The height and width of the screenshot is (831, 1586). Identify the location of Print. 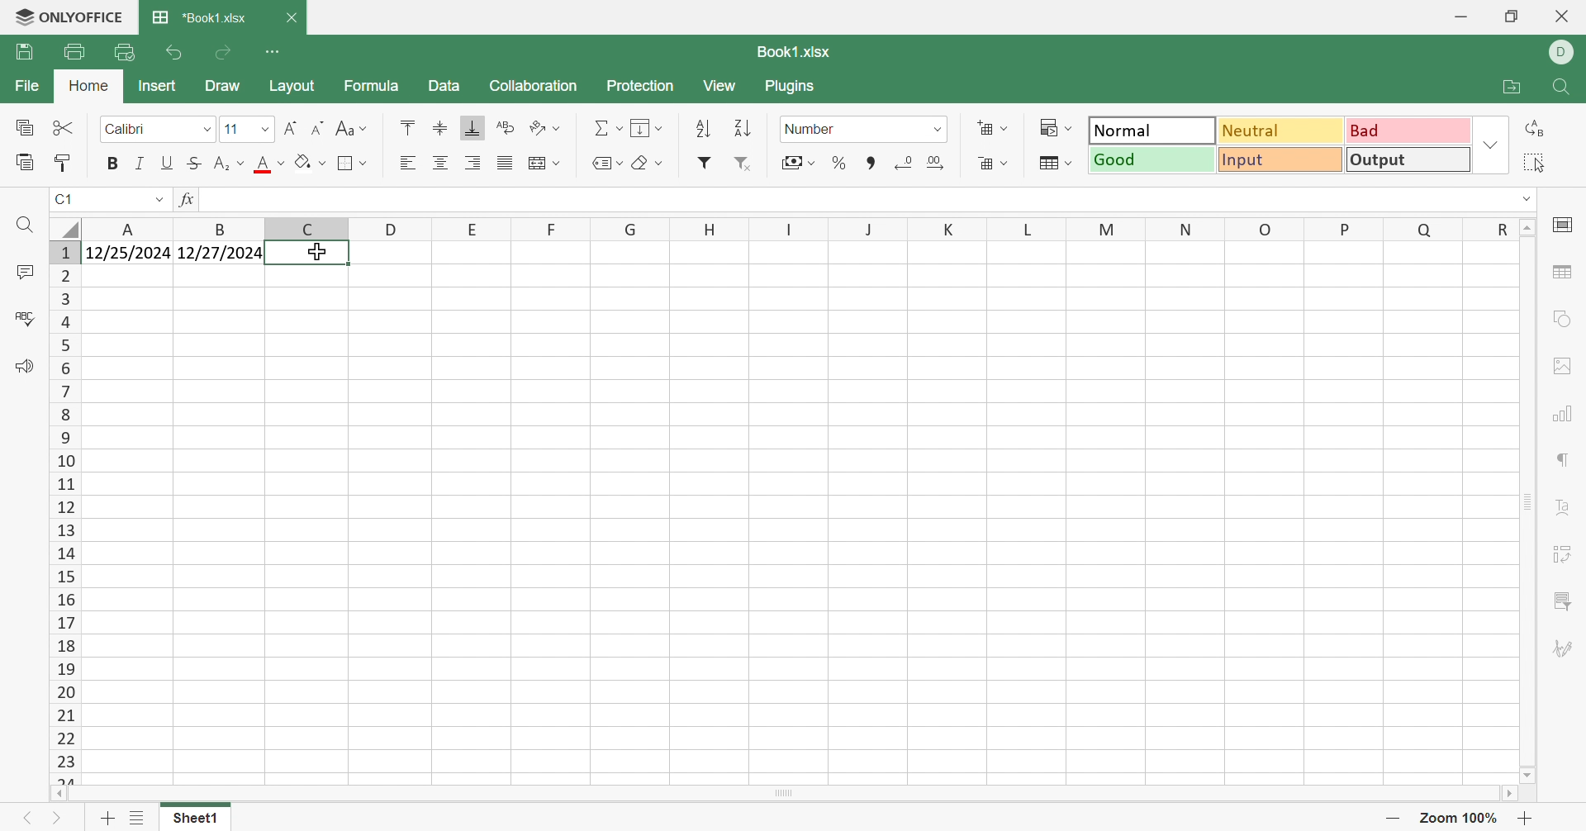
(23, 52).